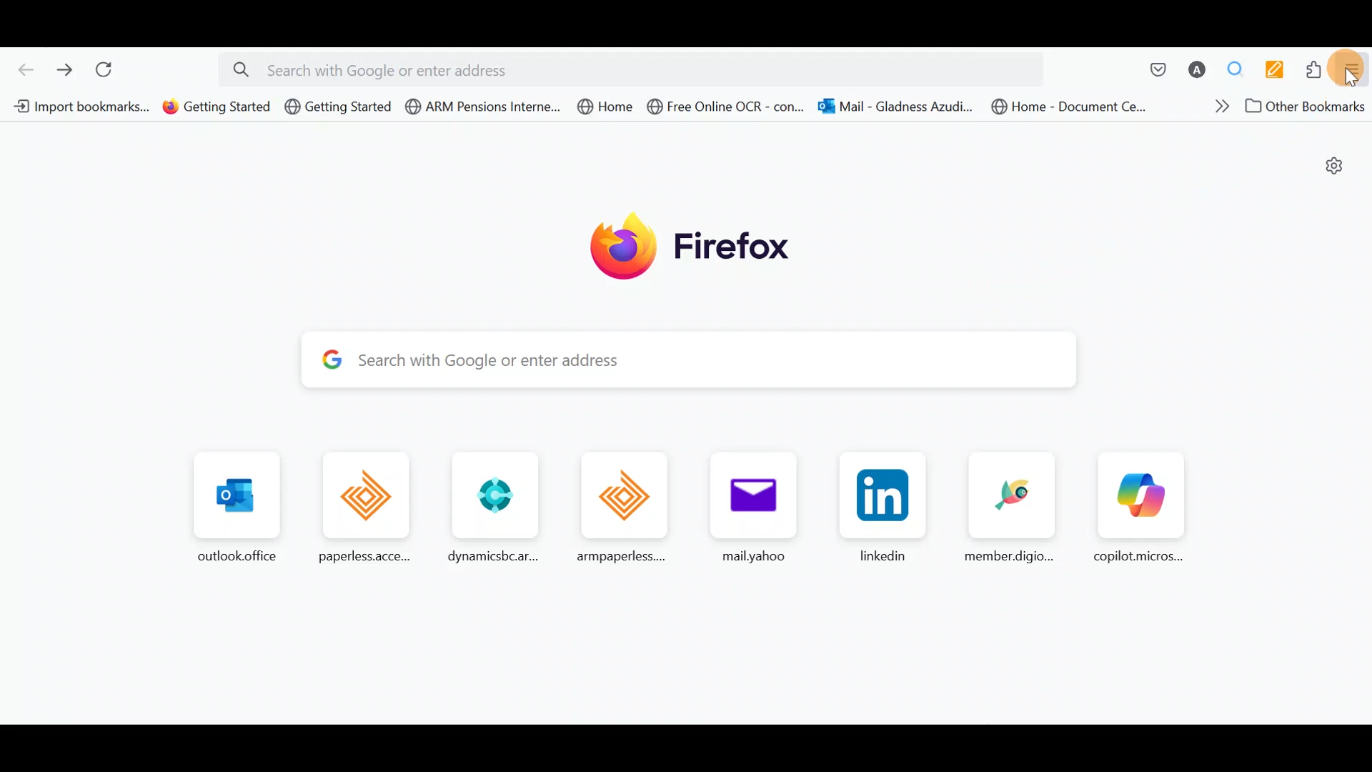 The height and width of the screenshot is (772, 1372). I want to click on firefox, so click(699, 242).